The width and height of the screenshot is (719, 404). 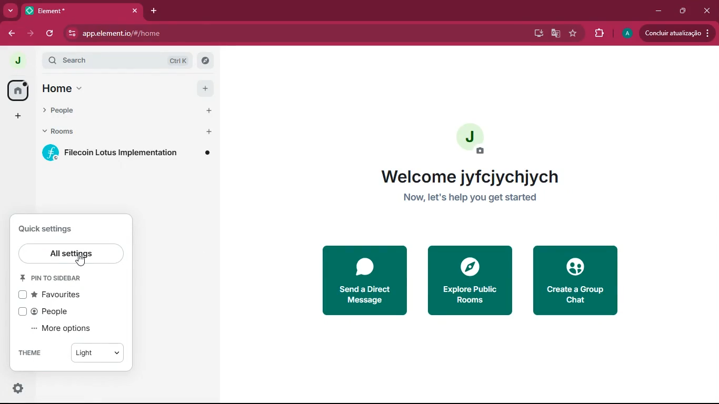 What do you see at coordinates (51, 311) in the screenshot?
I see `people` at bounding box center [51, 311].